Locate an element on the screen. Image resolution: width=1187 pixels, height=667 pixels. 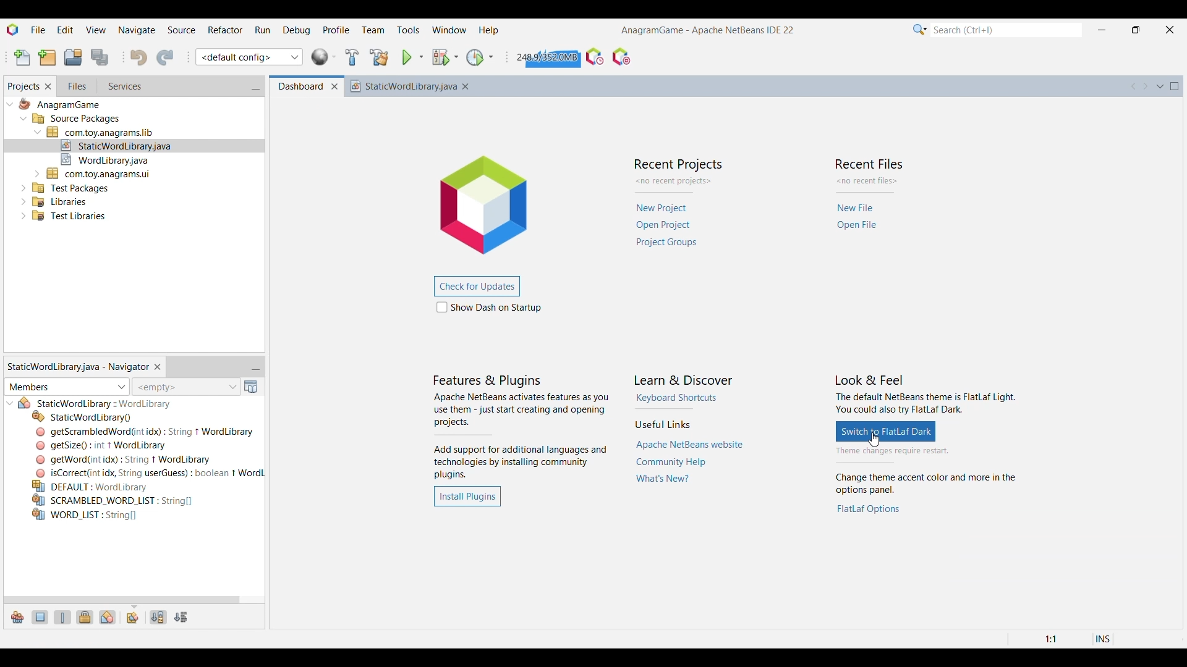
Click to go to current Profile project selection is located at coordinates (475, 57).